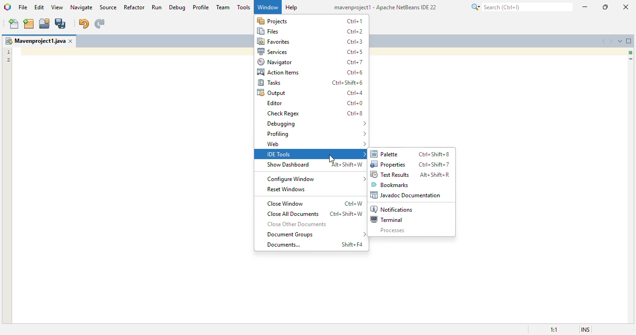 Image resolution: width=636 pixels, height=335 pixels. Describe the element at coordinates (61, 24) in the screenshot. I see `save all` at that location.